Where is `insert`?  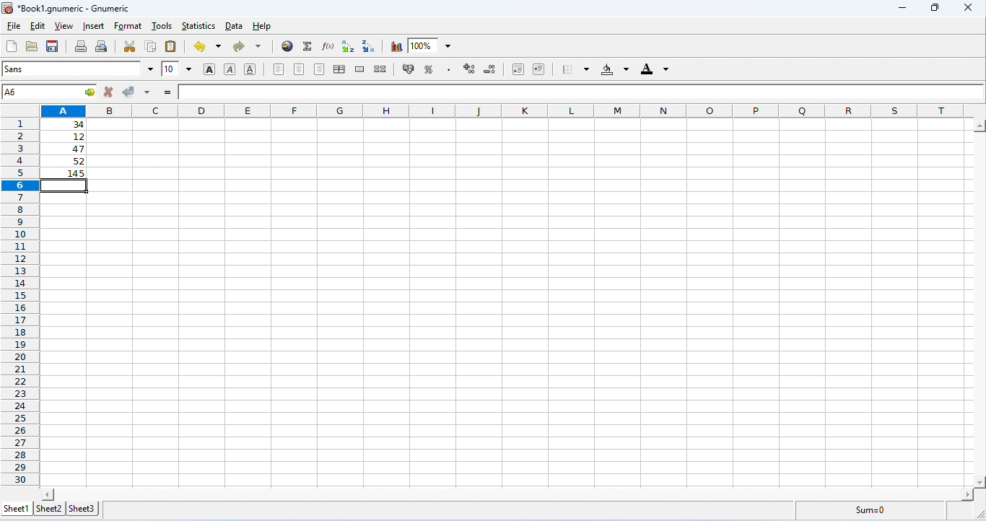
insert is located at coordinates (95, 26).